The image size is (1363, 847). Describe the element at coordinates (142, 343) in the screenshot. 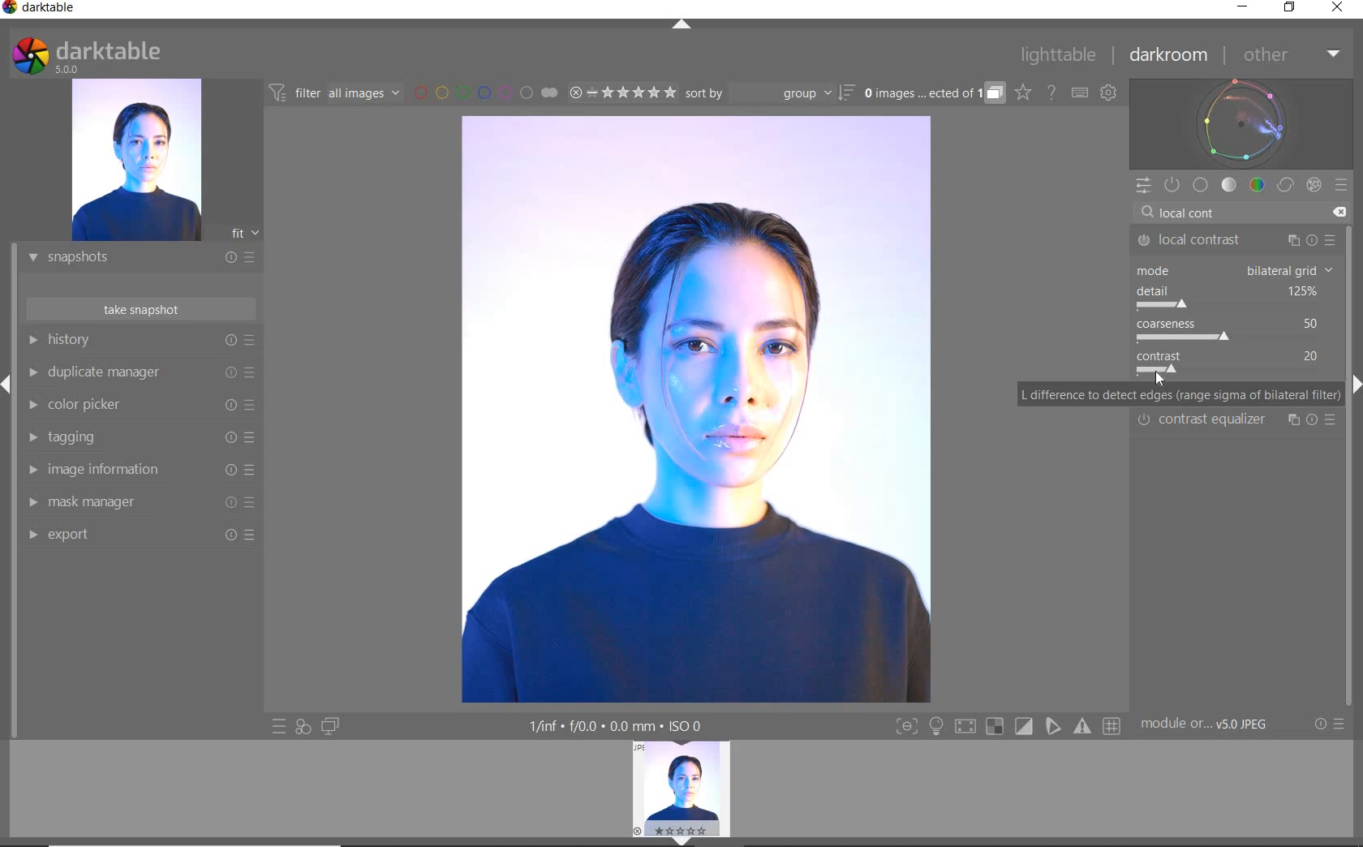

I see `HISTORY` at that location.